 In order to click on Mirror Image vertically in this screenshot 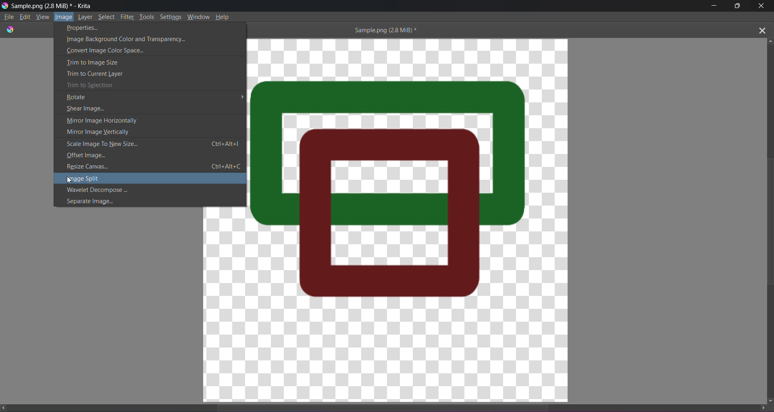, I will do `click(146, 131)`.